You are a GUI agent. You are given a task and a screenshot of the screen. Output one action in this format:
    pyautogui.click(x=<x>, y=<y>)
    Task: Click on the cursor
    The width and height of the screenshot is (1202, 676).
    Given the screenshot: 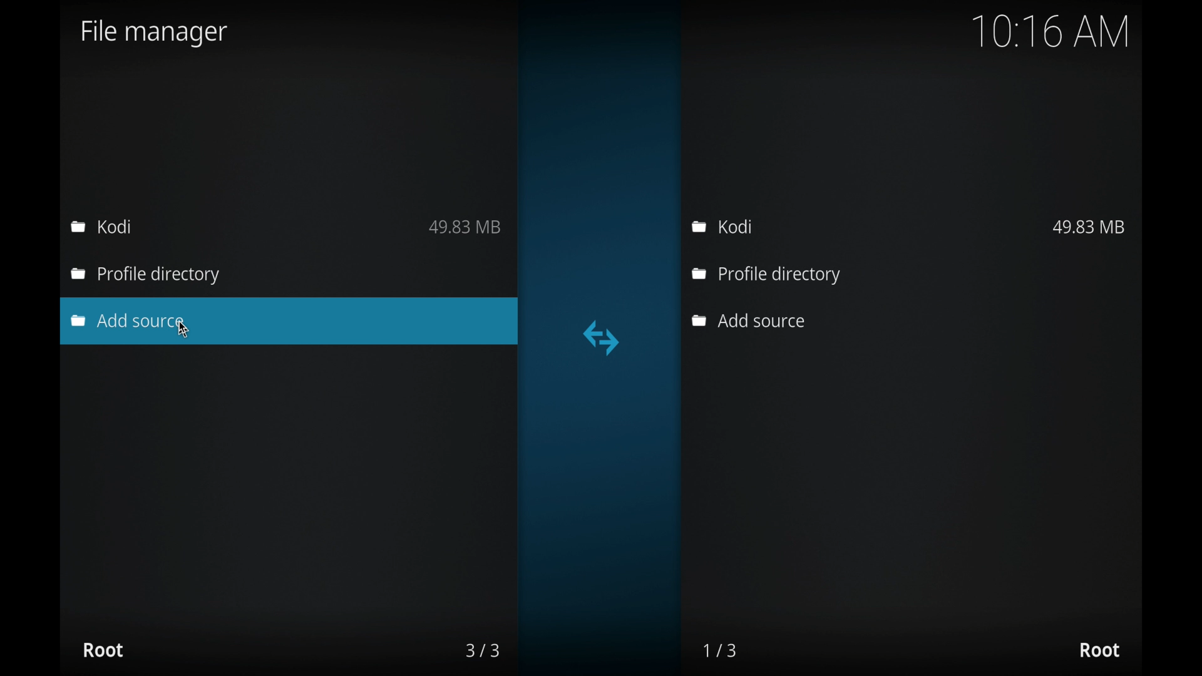 What is the action you would take?
    pyautogui.click(x=183, y=329)
    